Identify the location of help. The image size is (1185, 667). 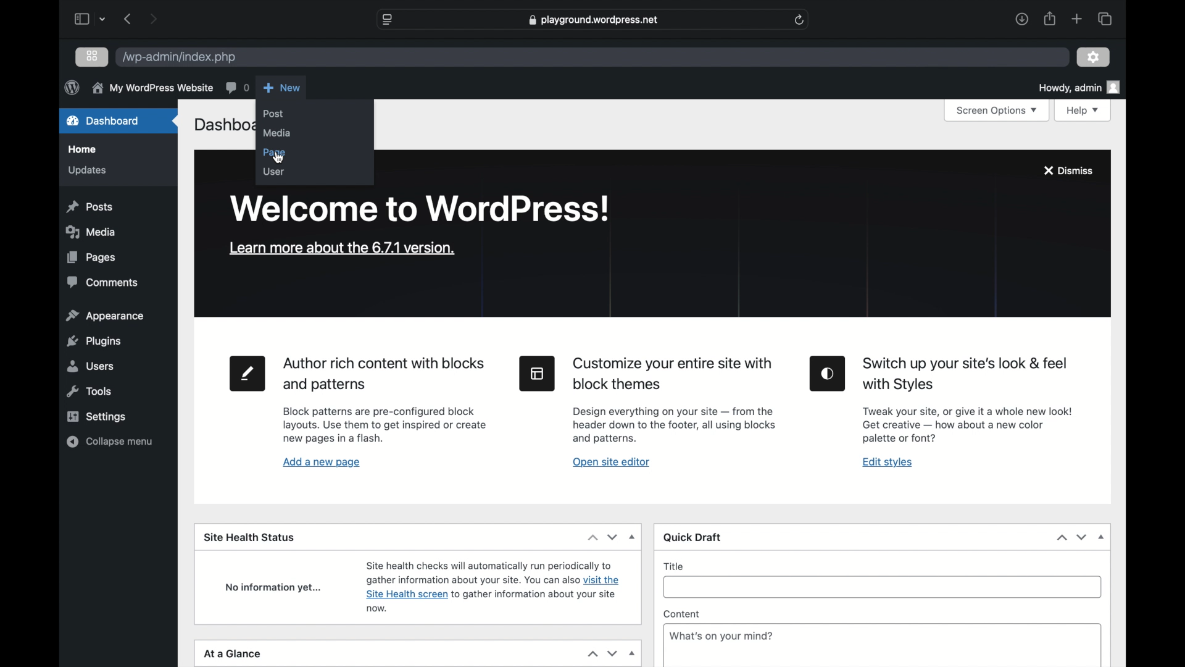
(1083, 111).